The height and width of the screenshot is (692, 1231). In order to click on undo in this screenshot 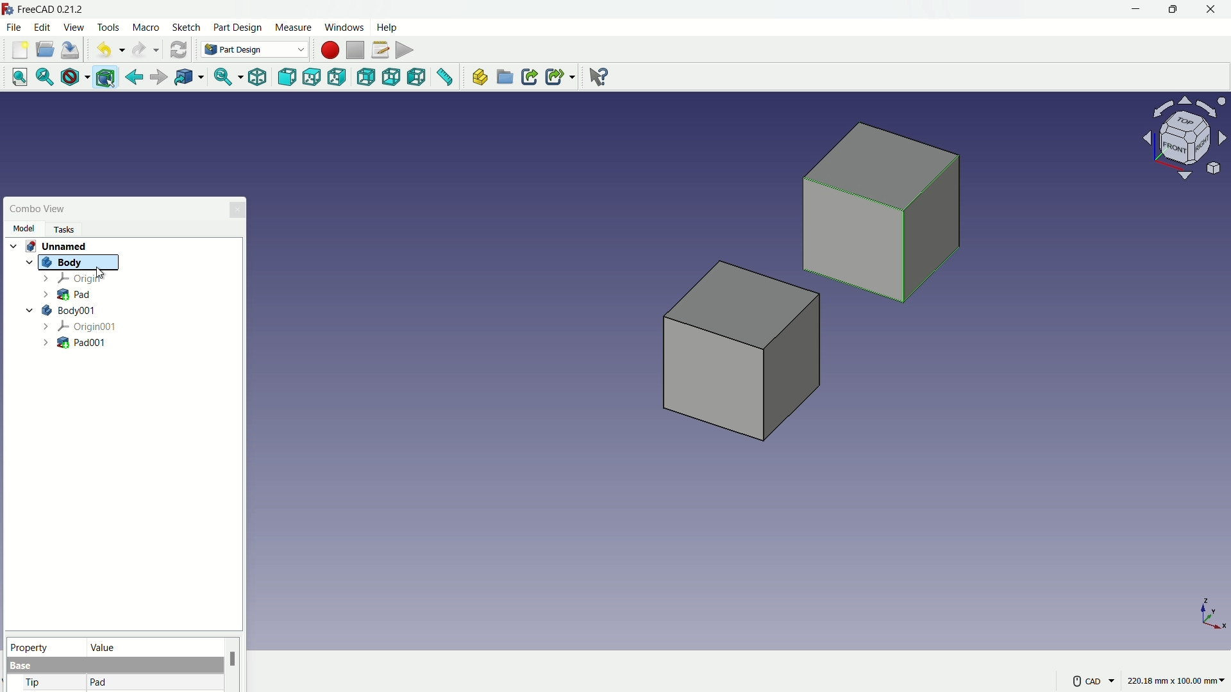, I will do `click(107, 51)`.